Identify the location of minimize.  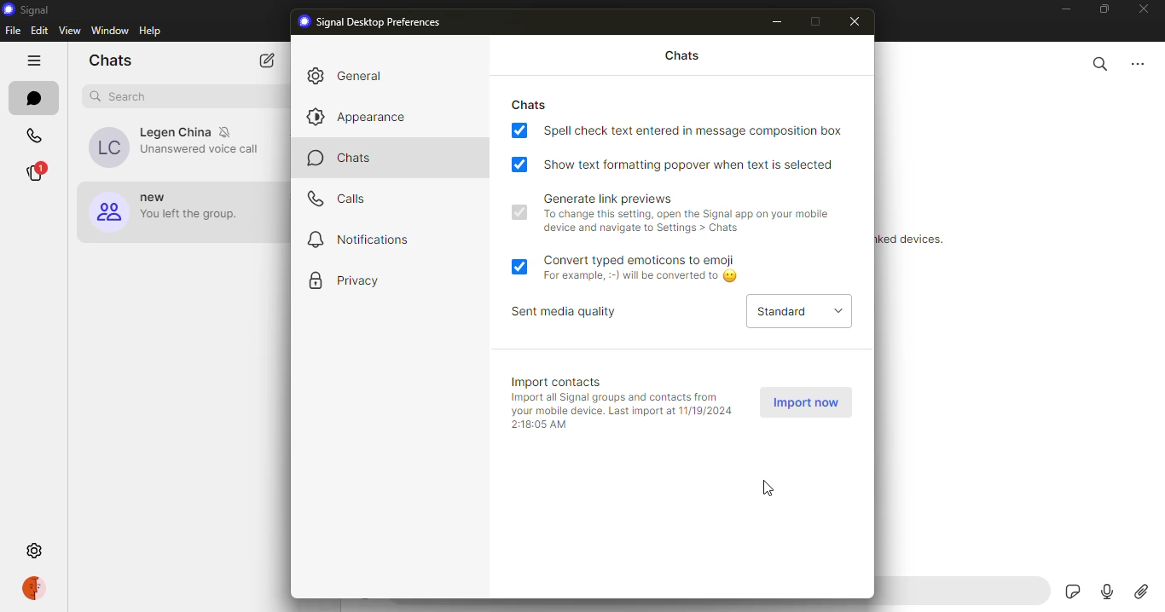
(776, 22).